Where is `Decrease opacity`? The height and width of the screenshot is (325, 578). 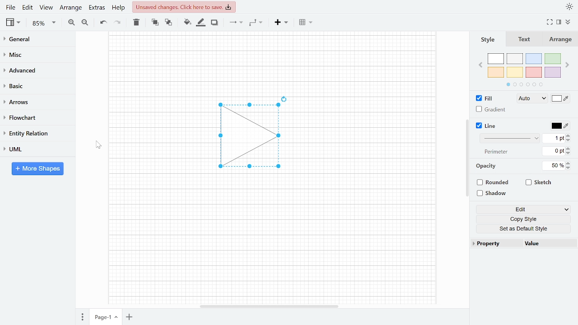
Decrease opacity is located at coordinates (569, 168).